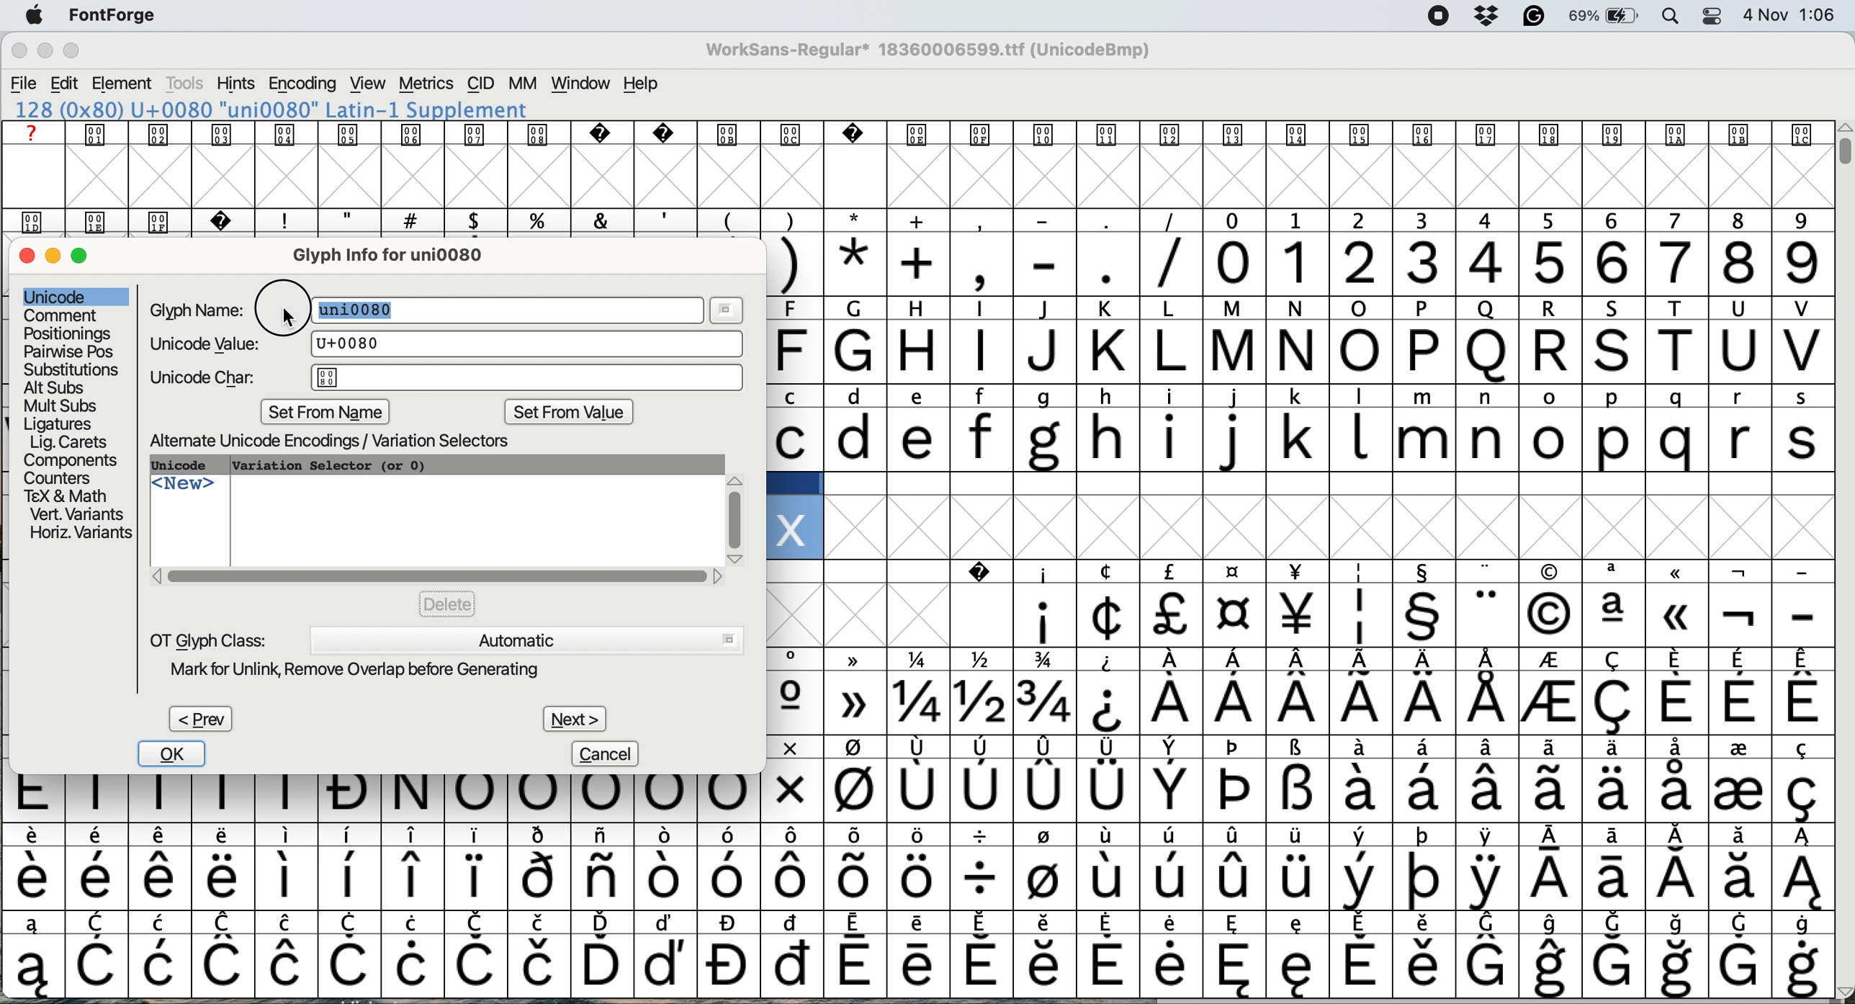 This screenshot has height=1004, width=1855. What do you see at coordinates (1283, 311) in the screenshot?
I see `special characters and text` at bounding box center [1283, 311].